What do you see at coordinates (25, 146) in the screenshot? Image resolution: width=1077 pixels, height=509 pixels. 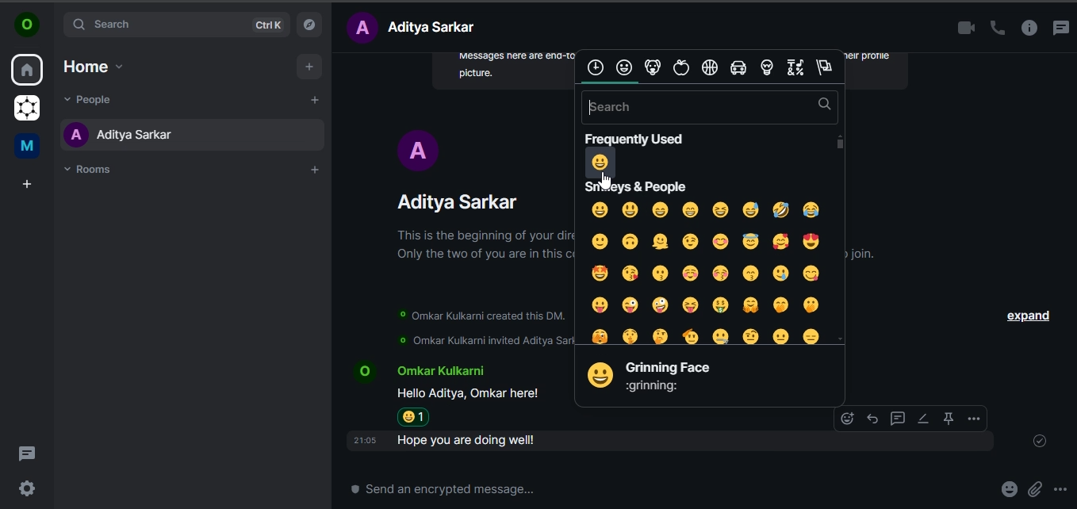 I see `me` at bounding box center [25, 146].